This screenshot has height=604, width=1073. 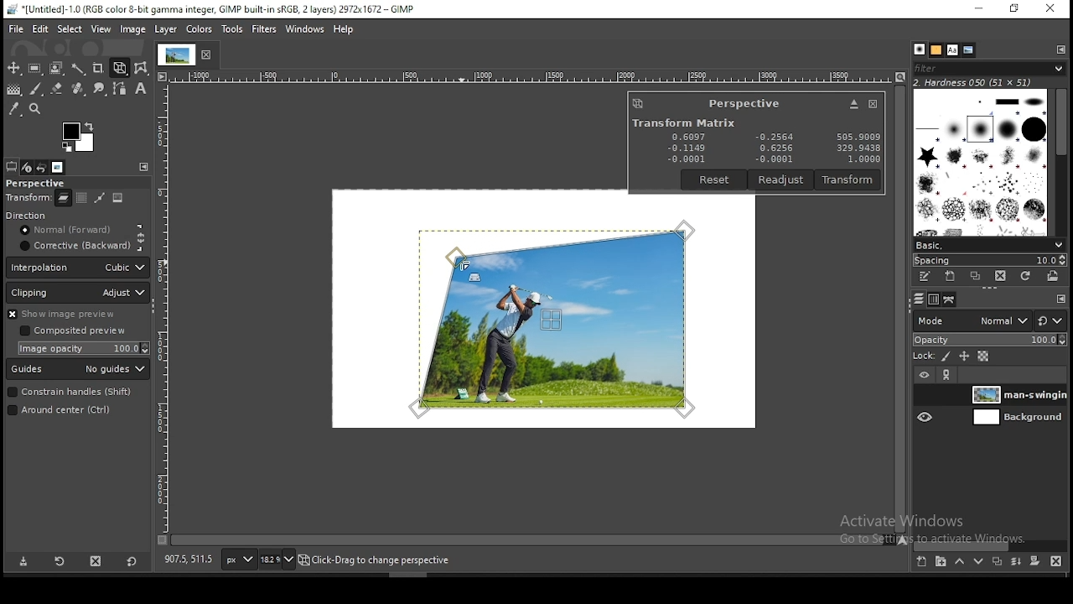 What do you see at coordinates (78, 91) in the screenshot?
I see `heal tool` at bounding box center [78, 91].